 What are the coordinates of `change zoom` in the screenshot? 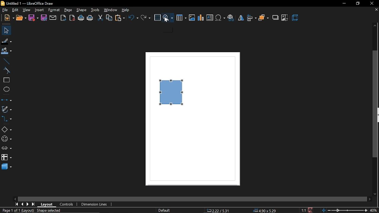 It's located at (344, 211).